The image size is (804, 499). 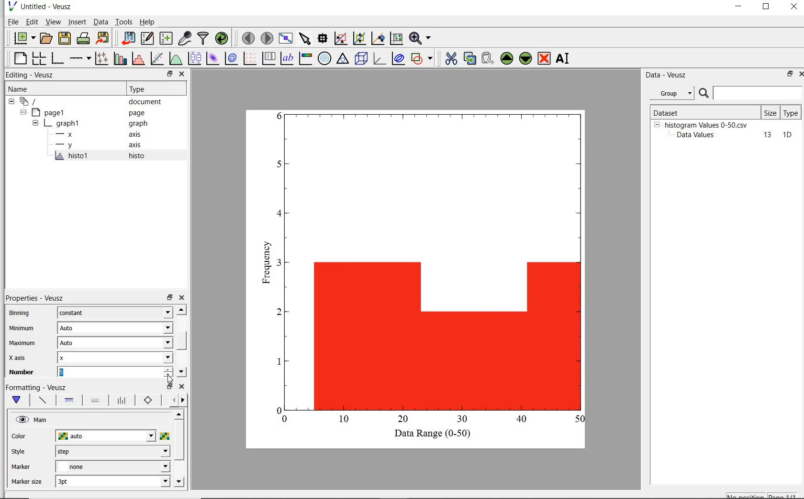 What do you see at coordinates (20, 437) in the screenshot?
I see `Color` at bounding box center [20, 437].